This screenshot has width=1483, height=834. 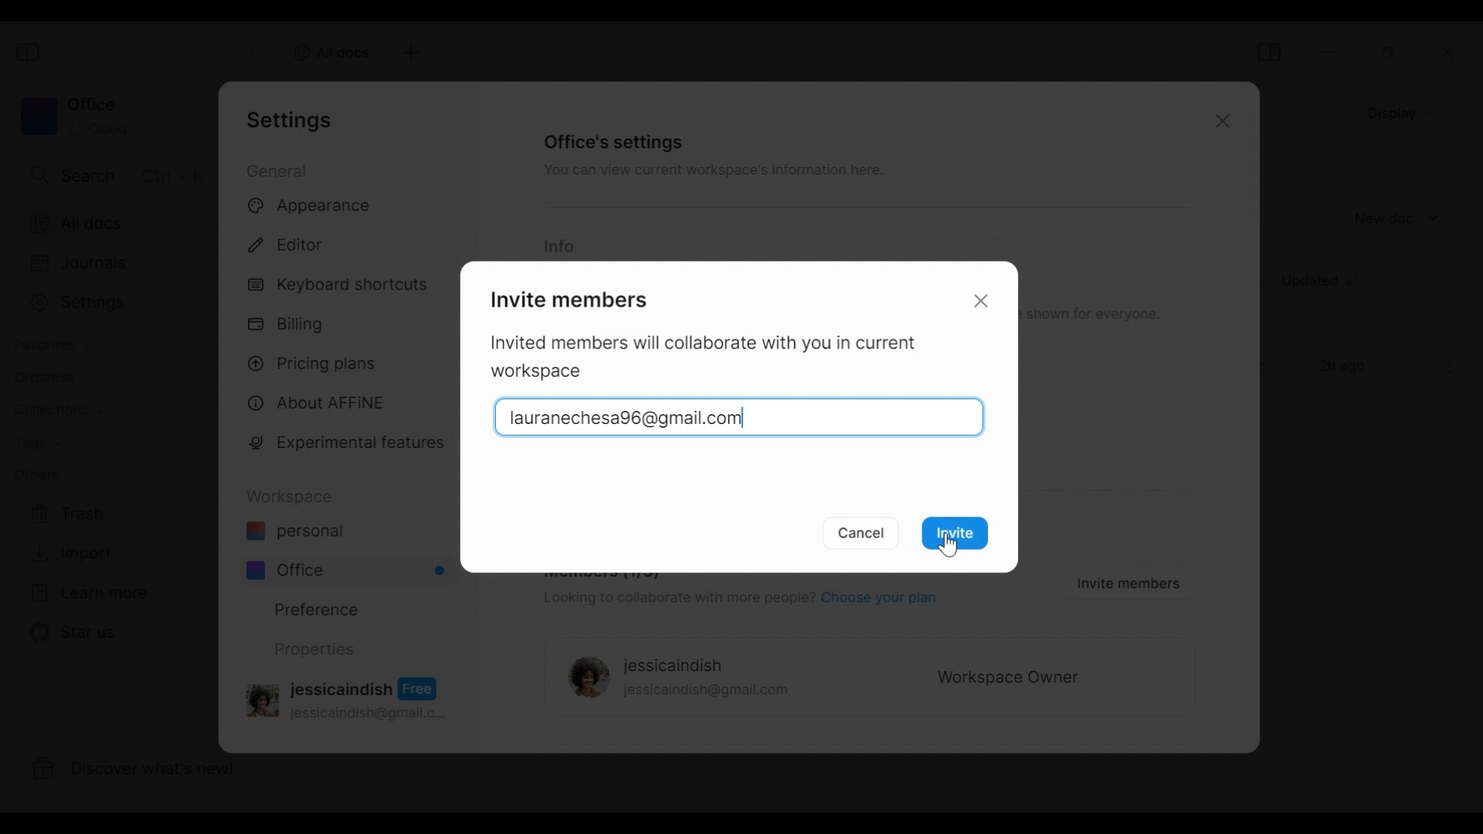 What do you see at coordinates (949, 543) in the screenshot?
I see `Cursor` at bounding box center [949, 543].